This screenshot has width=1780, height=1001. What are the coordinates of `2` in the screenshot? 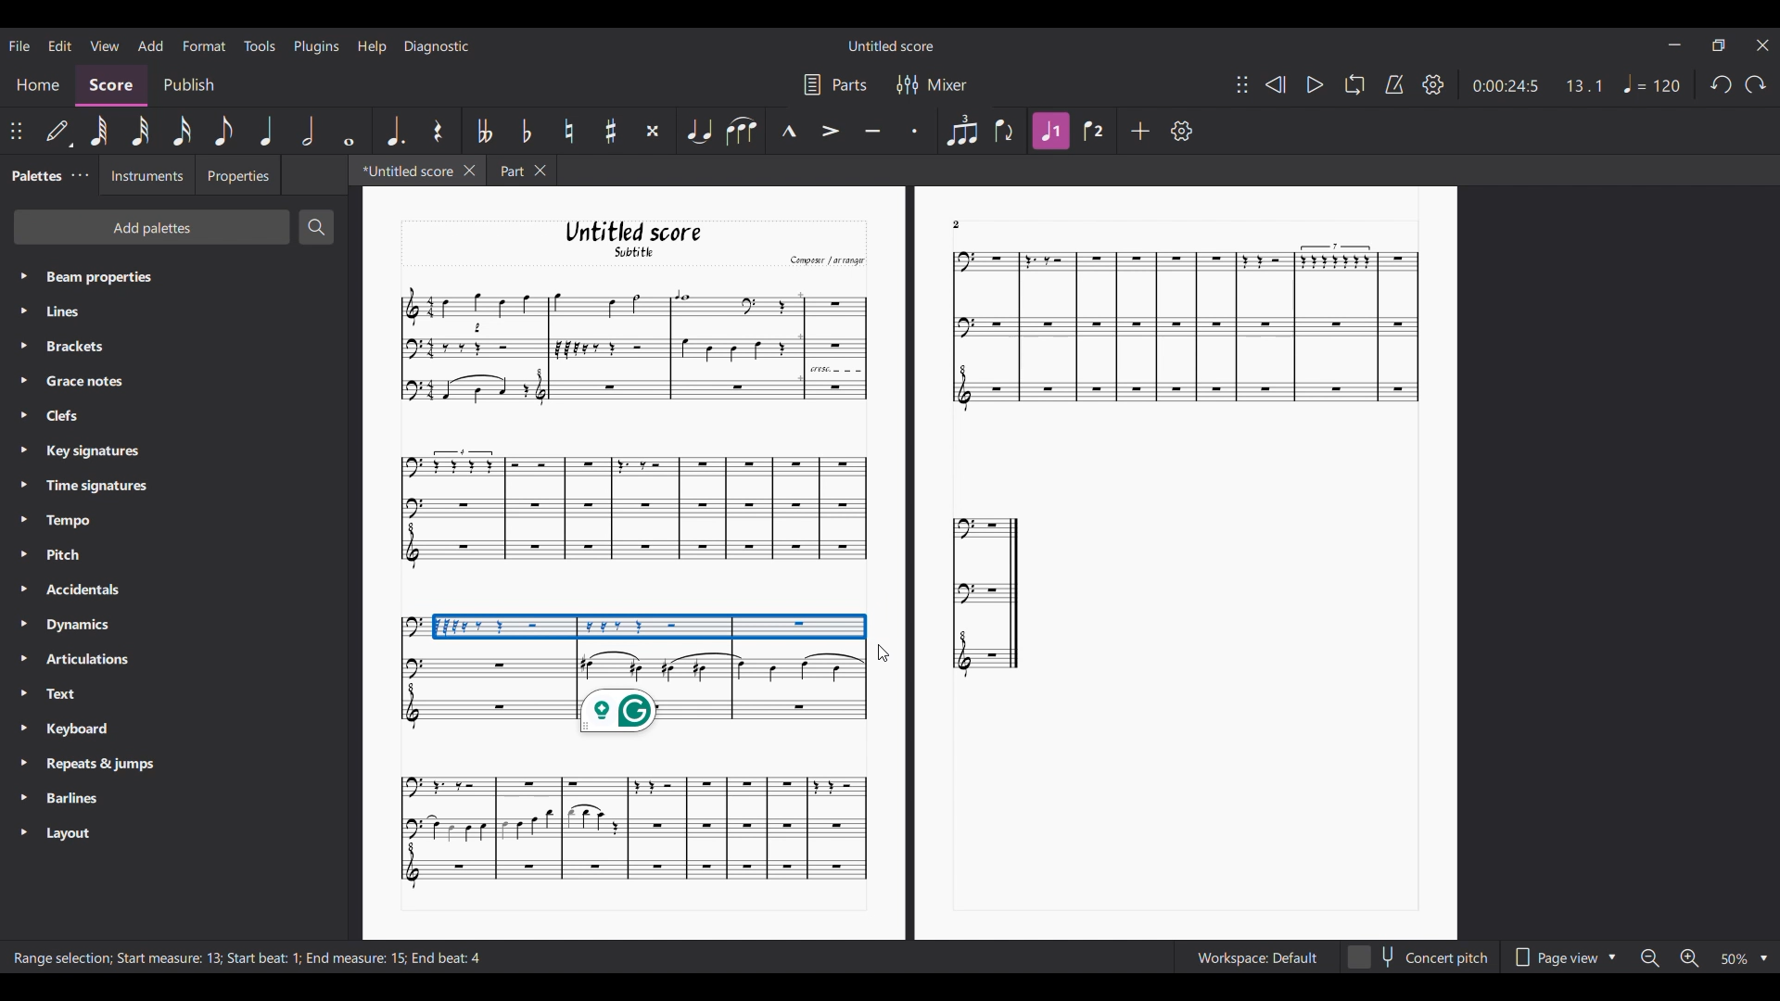 It's located at (957, 223).